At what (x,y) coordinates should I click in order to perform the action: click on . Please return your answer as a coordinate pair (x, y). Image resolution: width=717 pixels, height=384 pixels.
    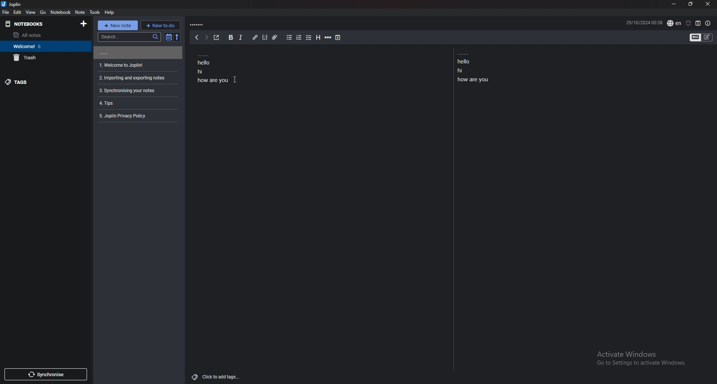
    Looking at the image, I should click on (217, 375).